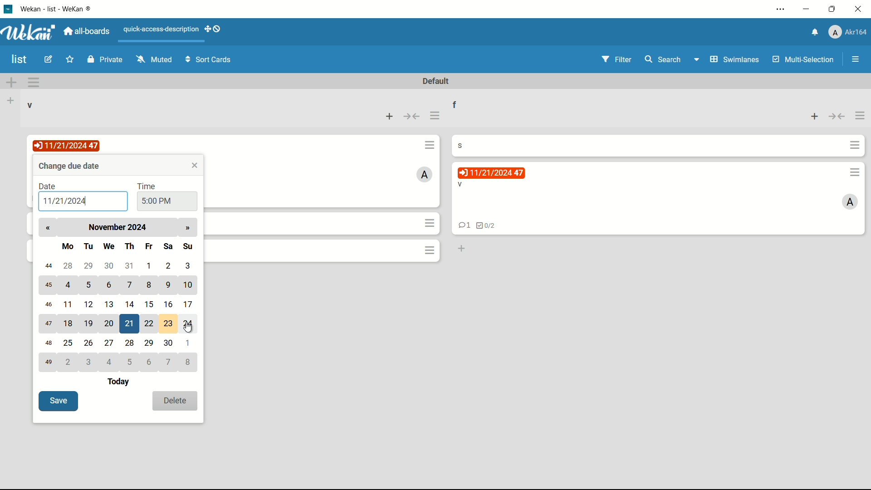  I want to click on checklist, so click(486, 226).